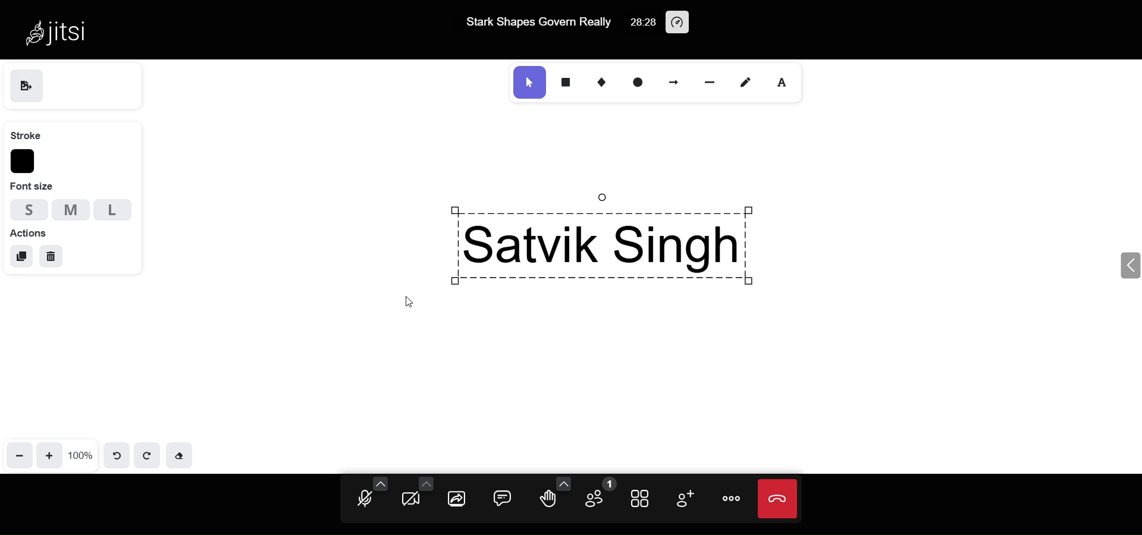 This screenshot has height=535, width=1142. Describe the element at coordinates (685, 498) in the screenshot. I see `invite people` at that location.